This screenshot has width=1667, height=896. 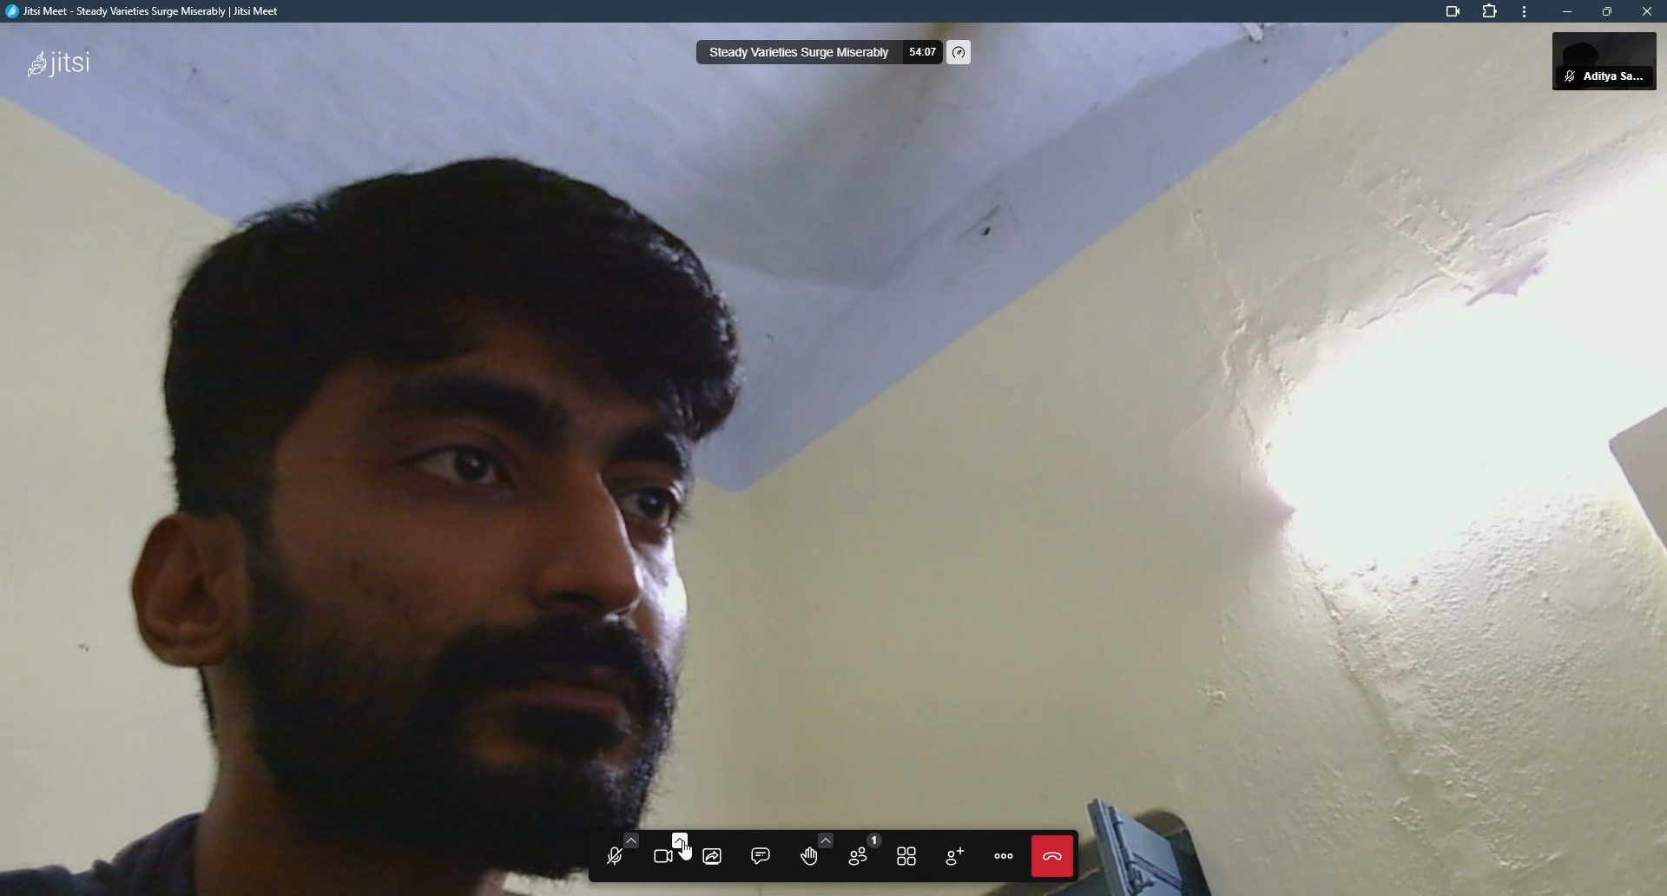 What do you see at coordinates (1004, 856) in the screenshot?
I see `more actions` at bounding box center [1004, 856].